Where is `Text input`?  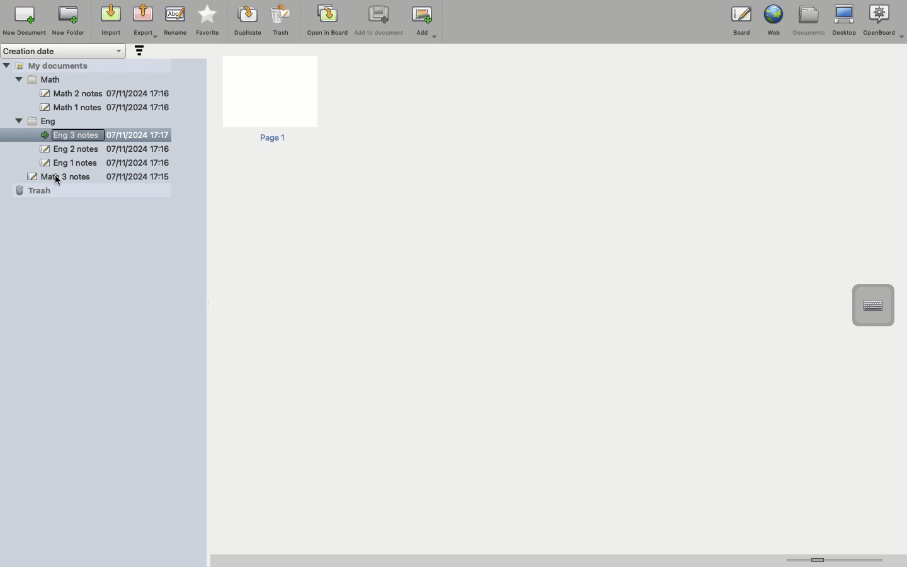
Text input is located at coordinates (872, 306).